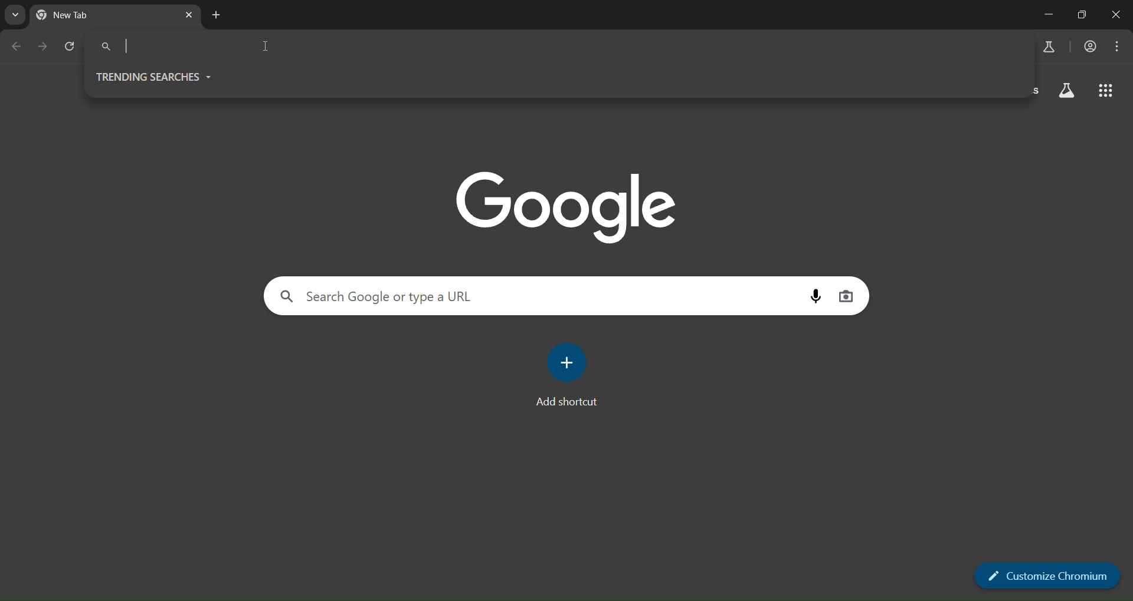 The height and width of the screenshot is (601, 1133). Describe the element at coordinates (15, 47) in the screenshot. I see `go back one page` at that location.